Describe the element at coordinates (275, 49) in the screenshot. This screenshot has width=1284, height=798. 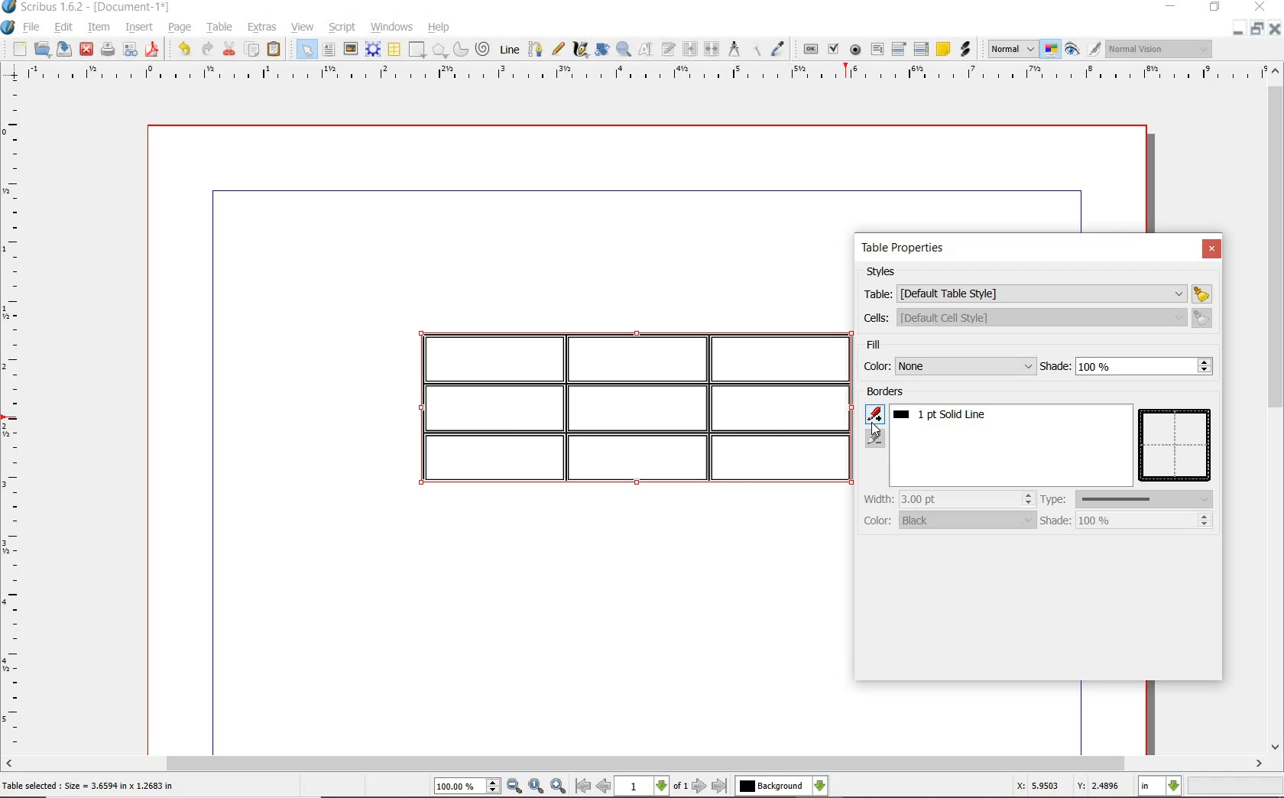
I see `paste` at that location.